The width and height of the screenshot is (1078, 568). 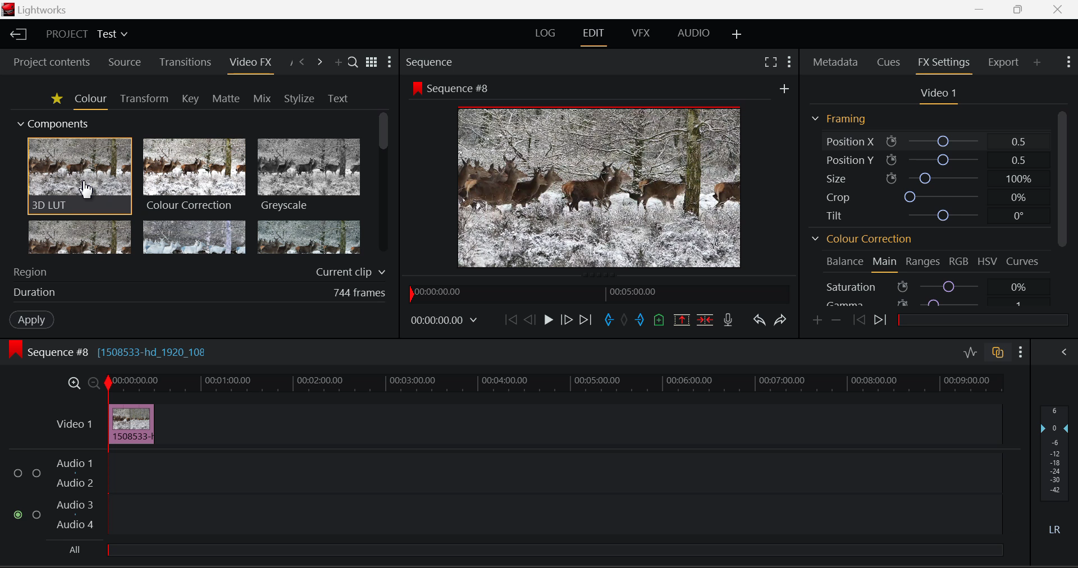 I want to click on Crop, so click(x=936, y=196).